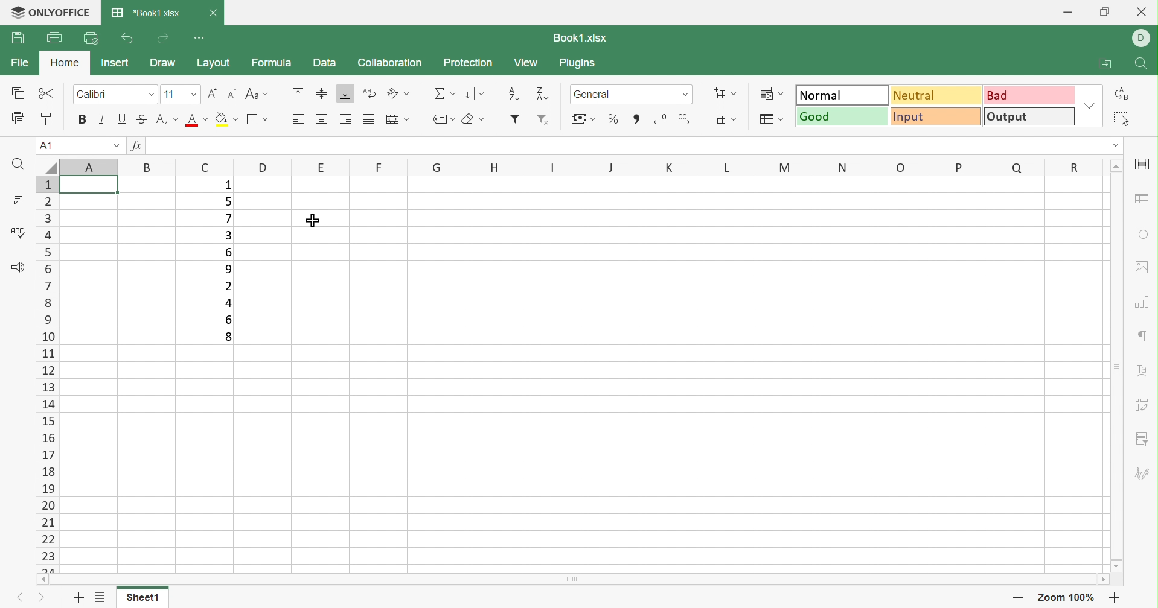  Describe the element at coordinates (16, 40) in the screenshot. I see `Print` at that location.